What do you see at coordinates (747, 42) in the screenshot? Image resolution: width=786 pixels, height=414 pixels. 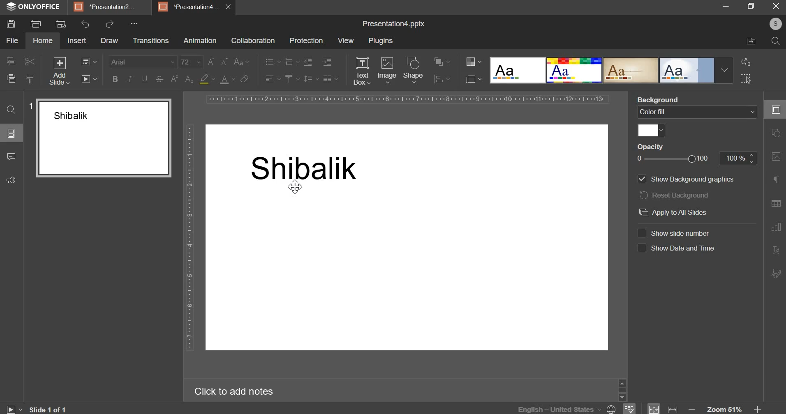 I see `File` at bounding box center [747, 42].